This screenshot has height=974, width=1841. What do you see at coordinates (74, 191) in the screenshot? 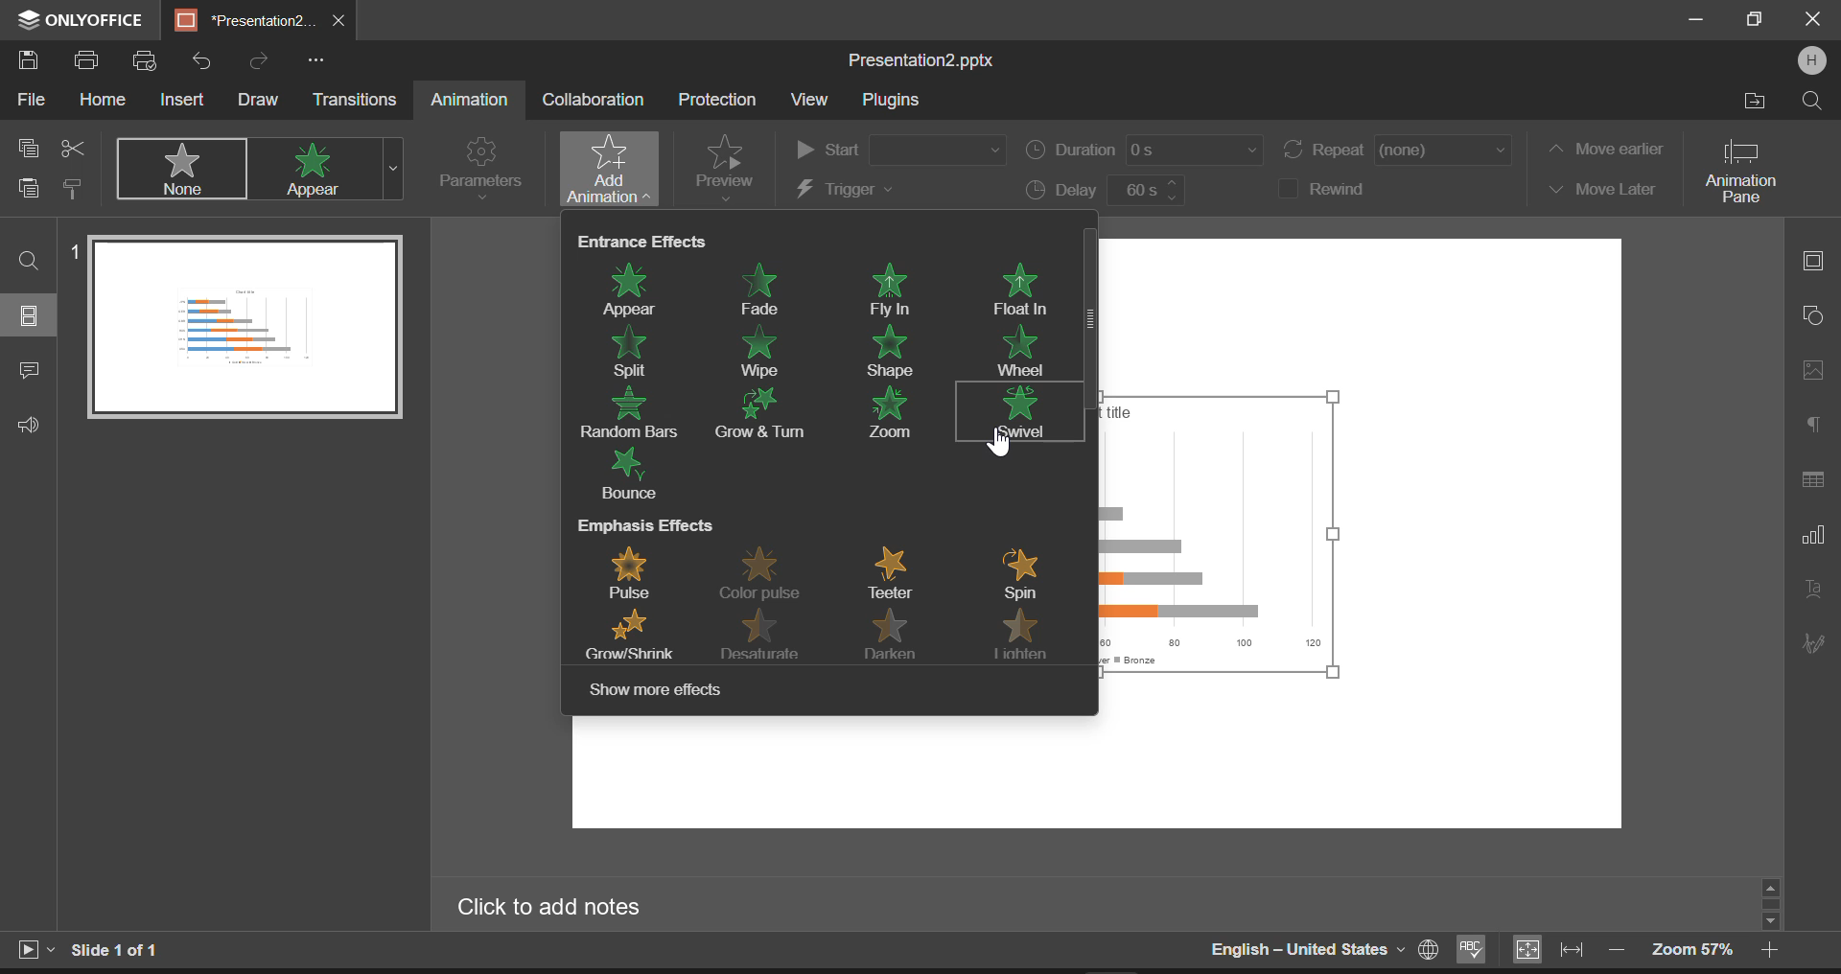
I see `Copy Style` at bounding box center [74, 191].